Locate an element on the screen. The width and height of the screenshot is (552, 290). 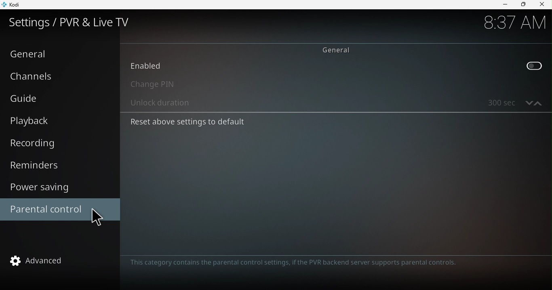
close is located at coordinates (543, 5).